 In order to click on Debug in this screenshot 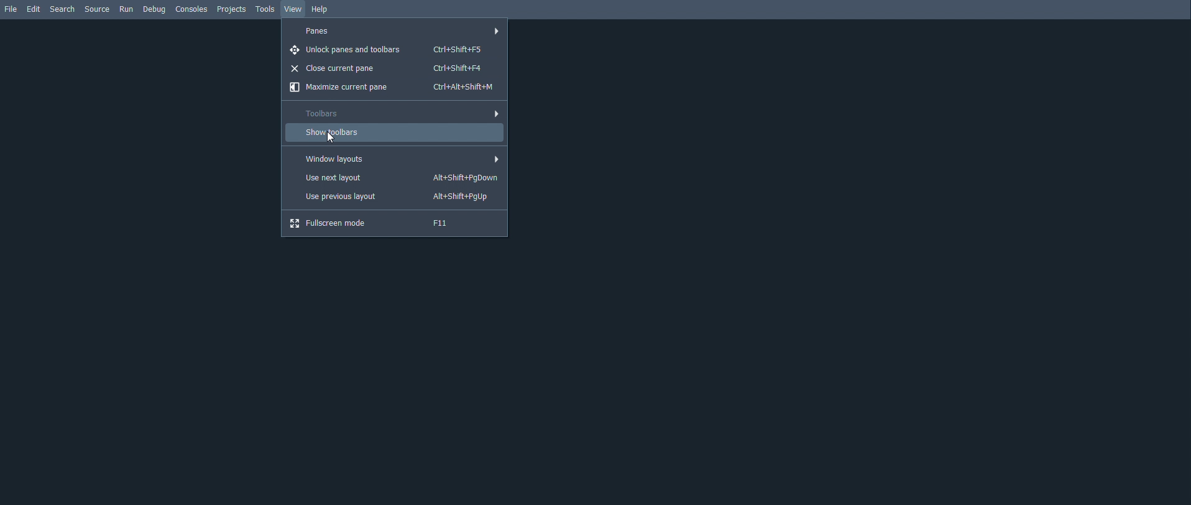, I will do `click(155, 11)`.